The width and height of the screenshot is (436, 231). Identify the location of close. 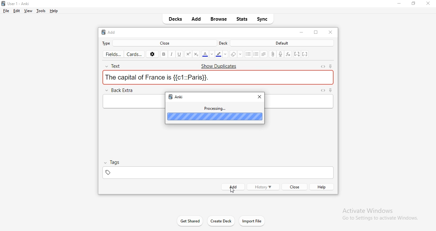
(259, 97).